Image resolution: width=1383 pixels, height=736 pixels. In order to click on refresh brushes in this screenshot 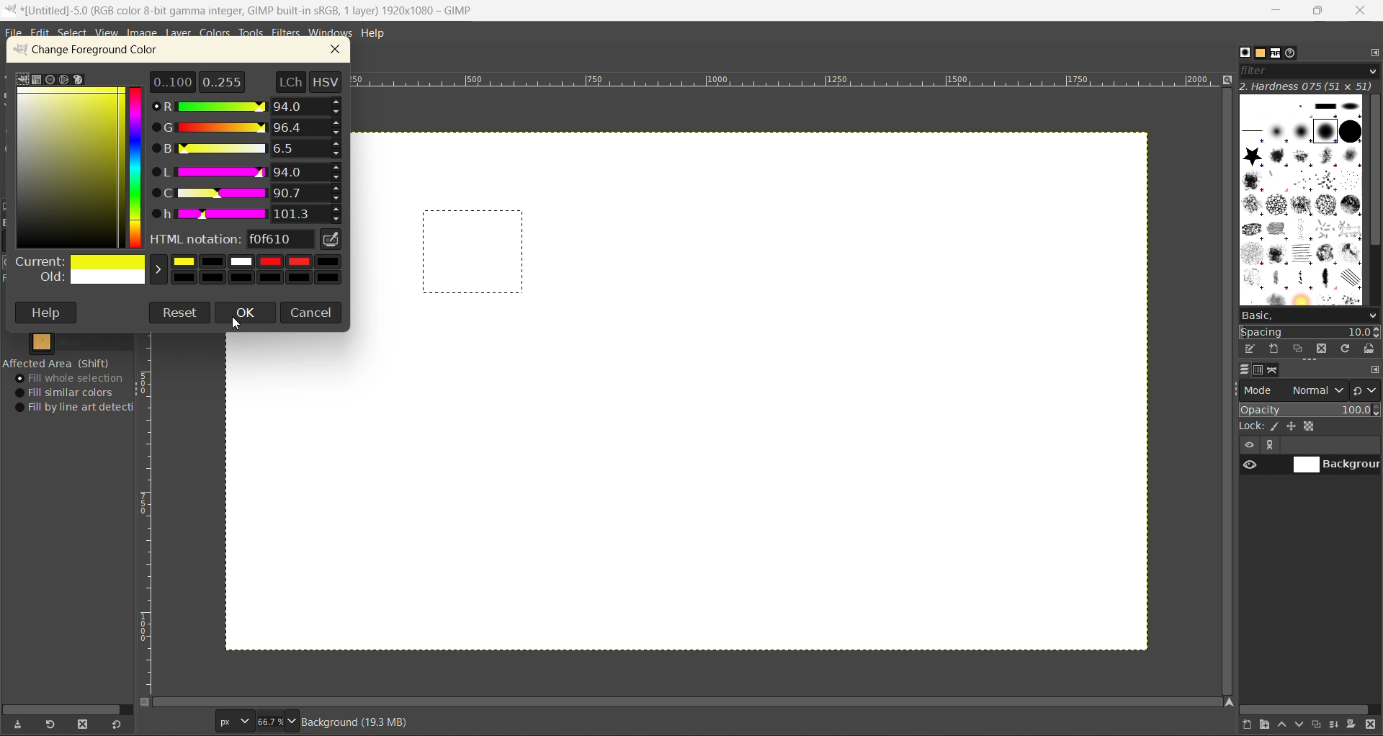, I will do `click(1345, 349)`.